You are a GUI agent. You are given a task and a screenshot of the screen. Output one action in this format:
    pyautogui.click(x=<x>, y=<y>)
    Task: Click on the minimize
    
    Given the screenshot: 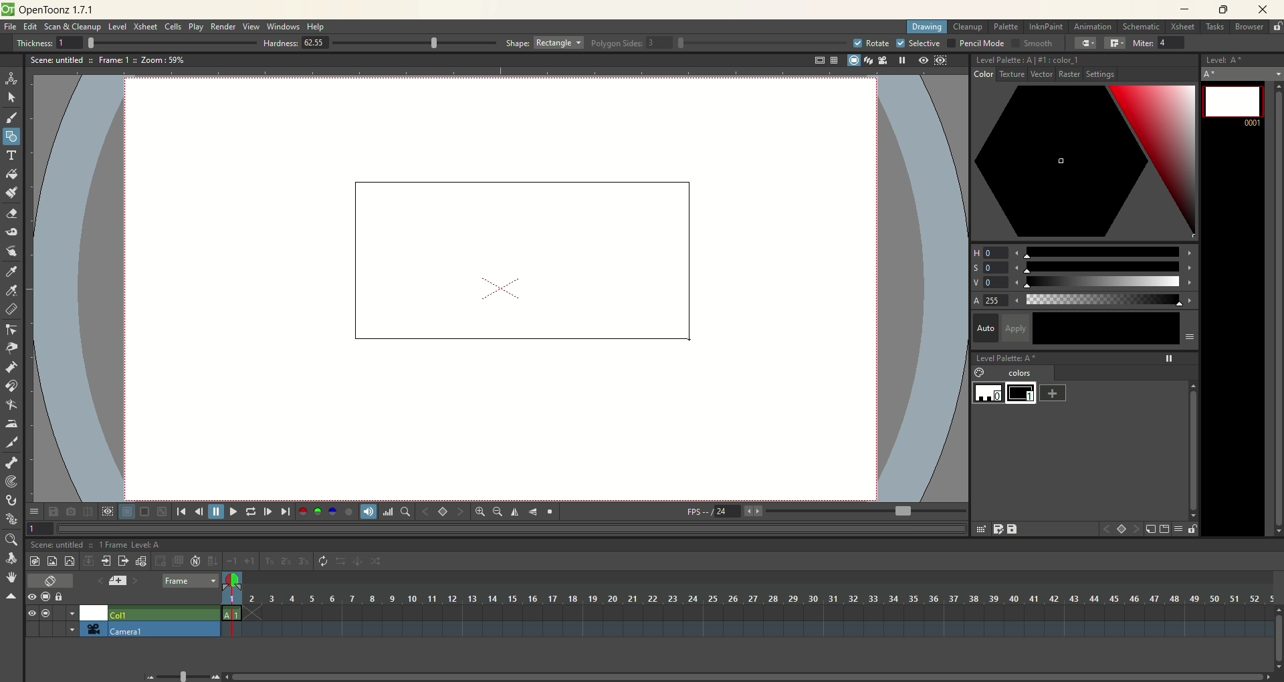 What is the action you would take?
    pyautogui.click(x=1185, y=9)
    